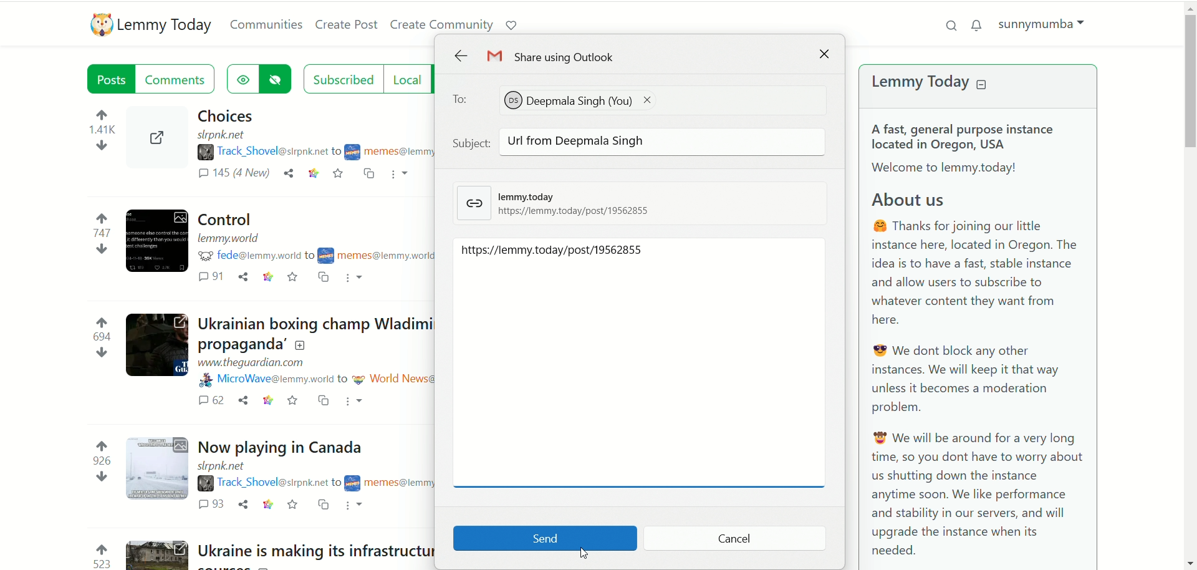 The width and height of the screenshot is (1197, 570). Describe the element at coordinates (984, 339) in the screenshot. I see `A brief text about Lemmy Today` at that location.